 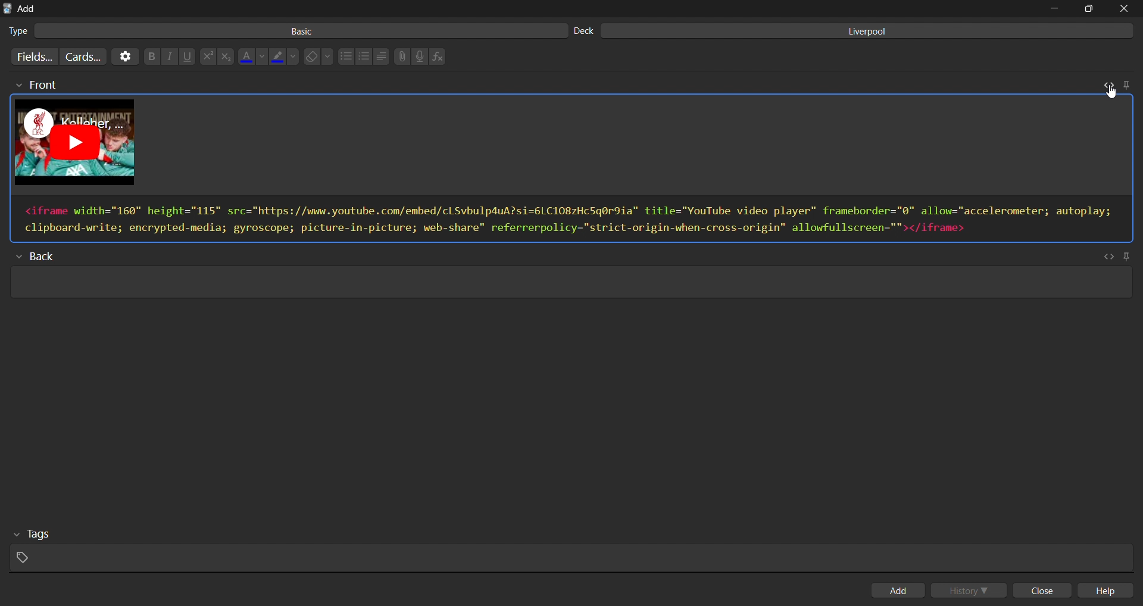 I want to click on customize card templates, so click(x=83, y=56).